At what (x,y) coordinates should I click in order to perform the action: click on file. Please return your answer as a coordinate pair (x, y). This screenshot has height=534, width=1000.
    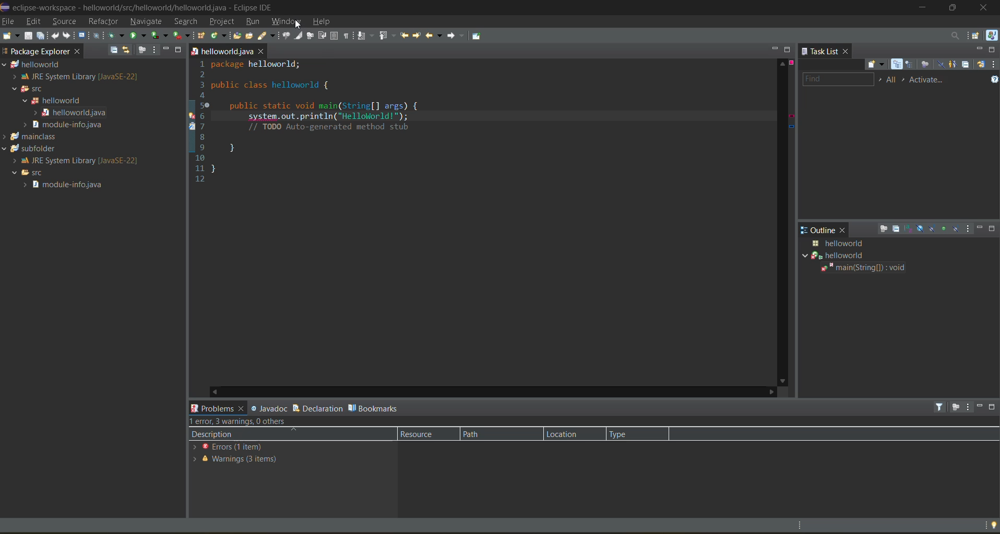
    Looking at the image, I should click on (9, 22).